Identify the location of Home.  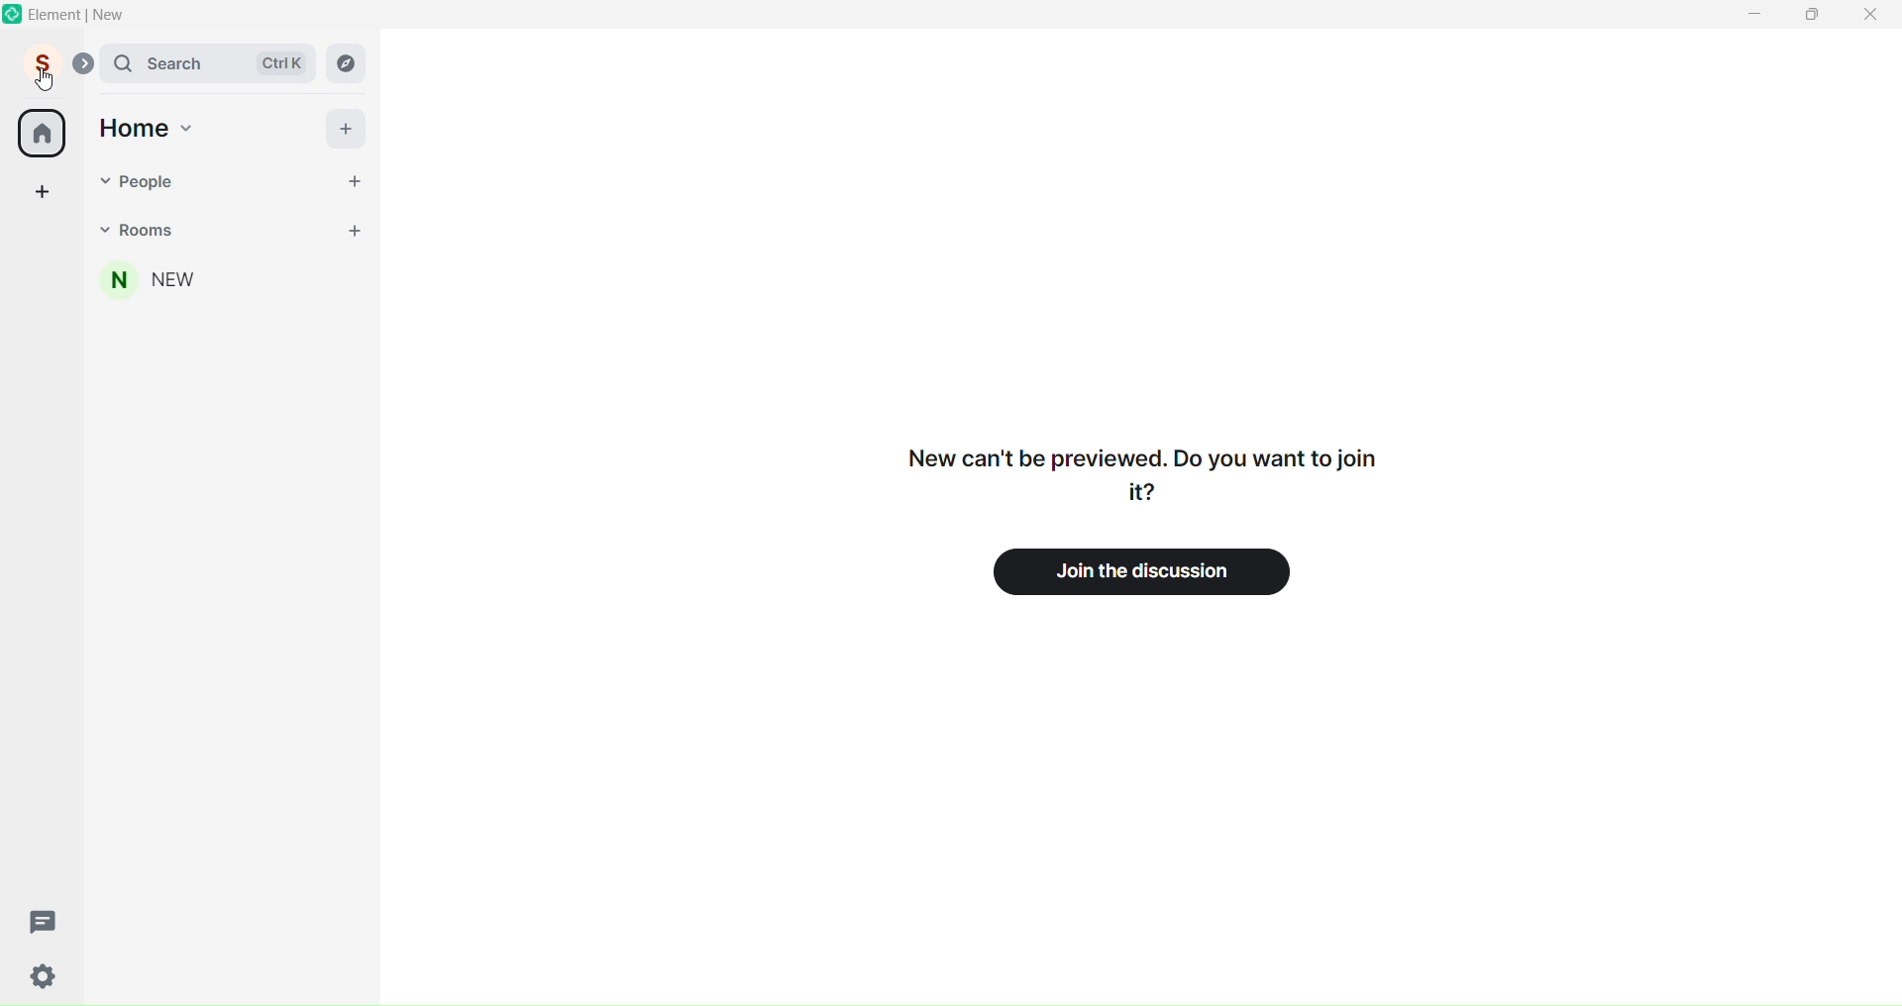
(135, 127).